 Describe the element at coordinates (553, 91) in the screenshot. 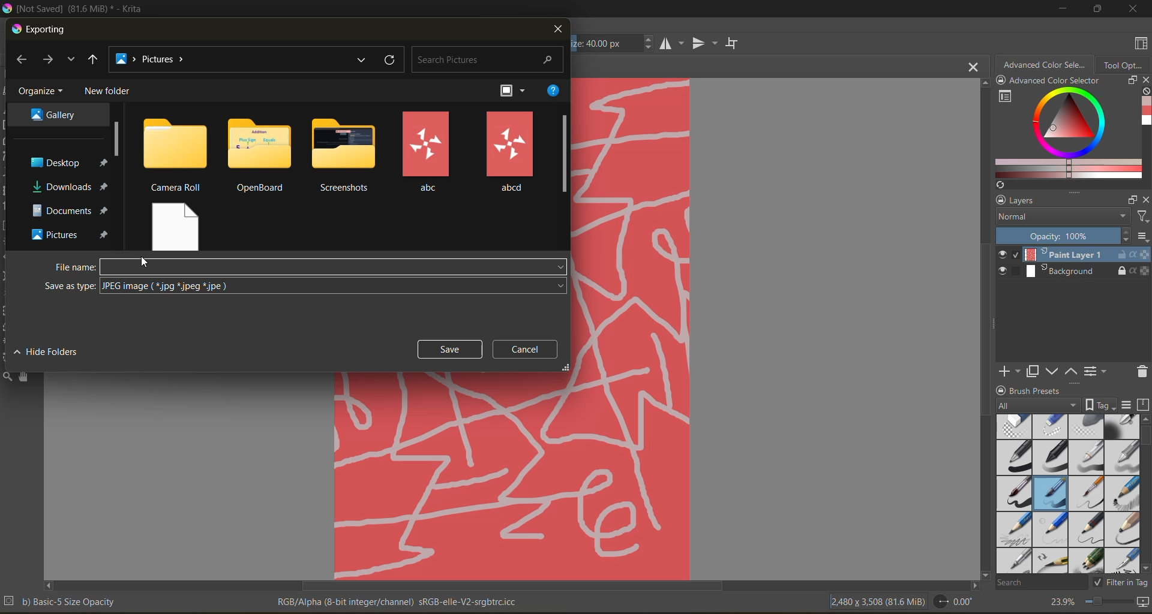

I see `help` at that location.